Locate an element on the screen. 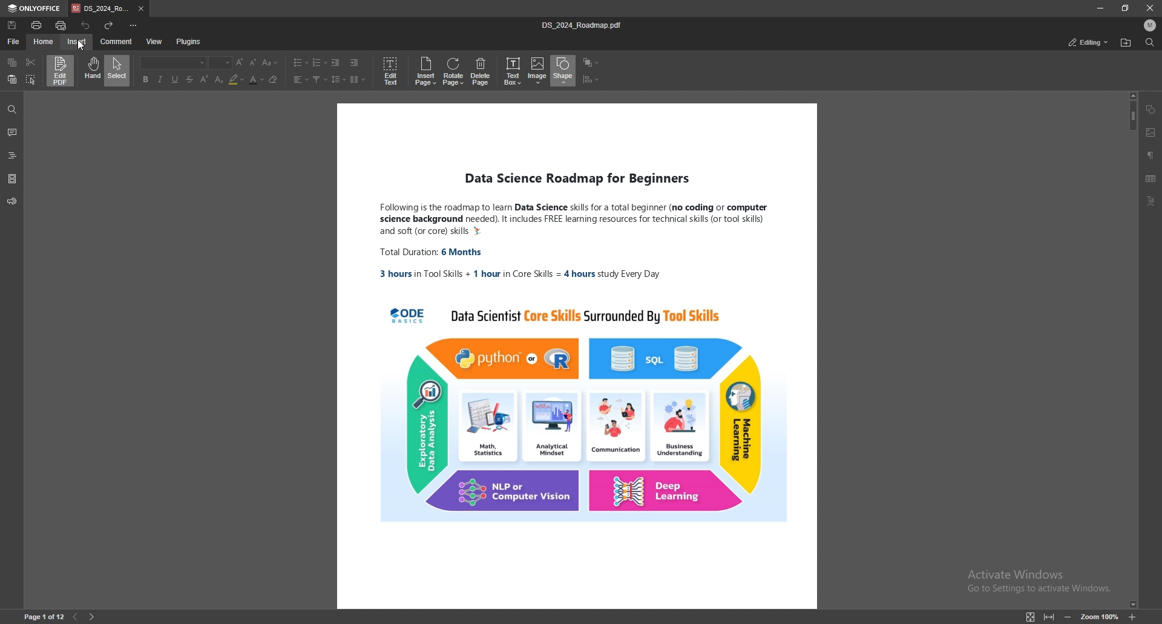 The width and height of the screenshot is (1162, 624). view is located at coordinates (155, 42).